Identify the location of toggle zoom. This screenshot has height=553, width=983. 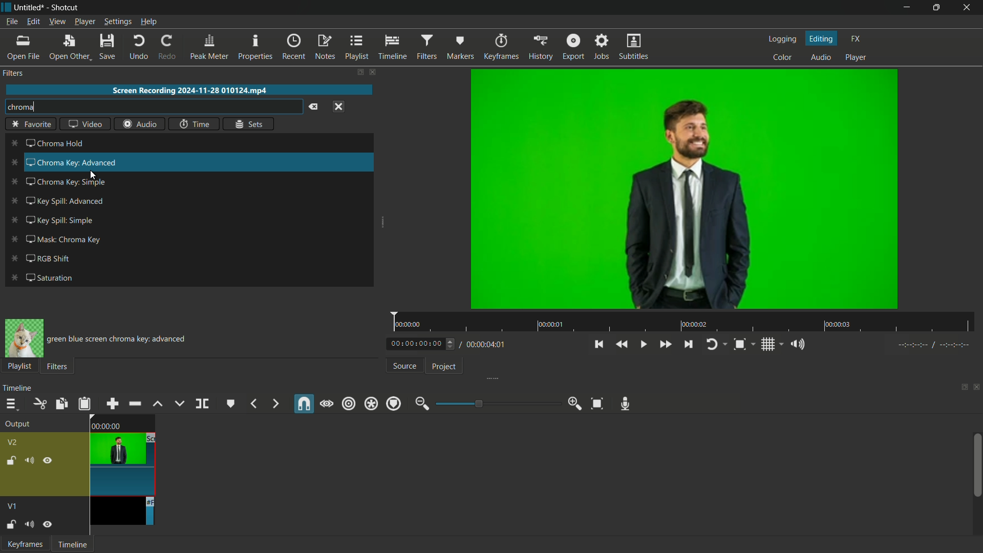
(739, 344).